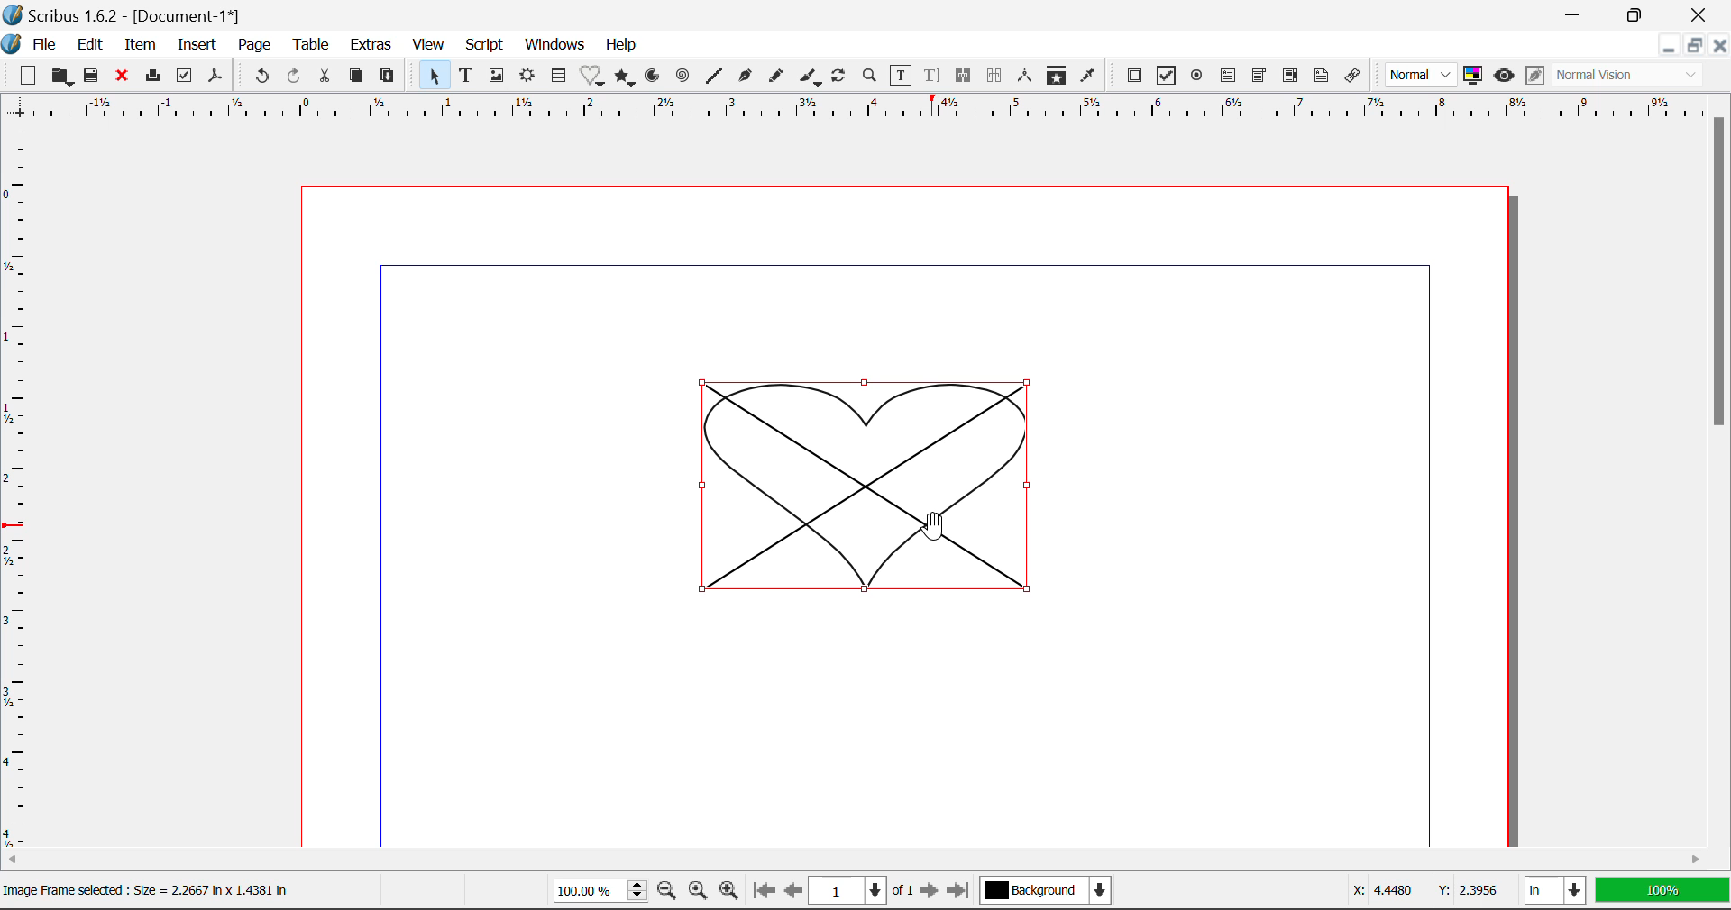 The image size is (1731, 910). What do you see at coordinates (215, 78) in the screenshot?
I see `Save as Pdf` at bounding box center [215, 78].